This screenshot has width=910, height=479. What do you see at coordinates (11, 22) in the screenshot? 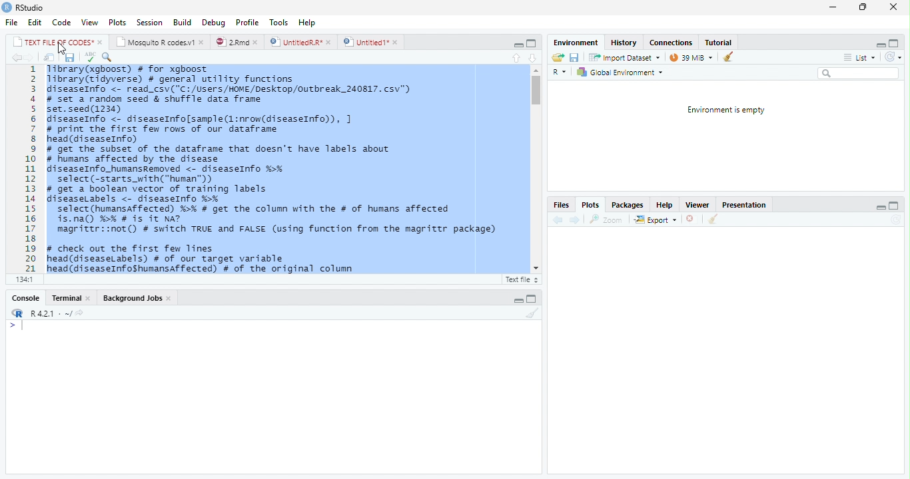
I see `File` at bounding box center [11, 22].